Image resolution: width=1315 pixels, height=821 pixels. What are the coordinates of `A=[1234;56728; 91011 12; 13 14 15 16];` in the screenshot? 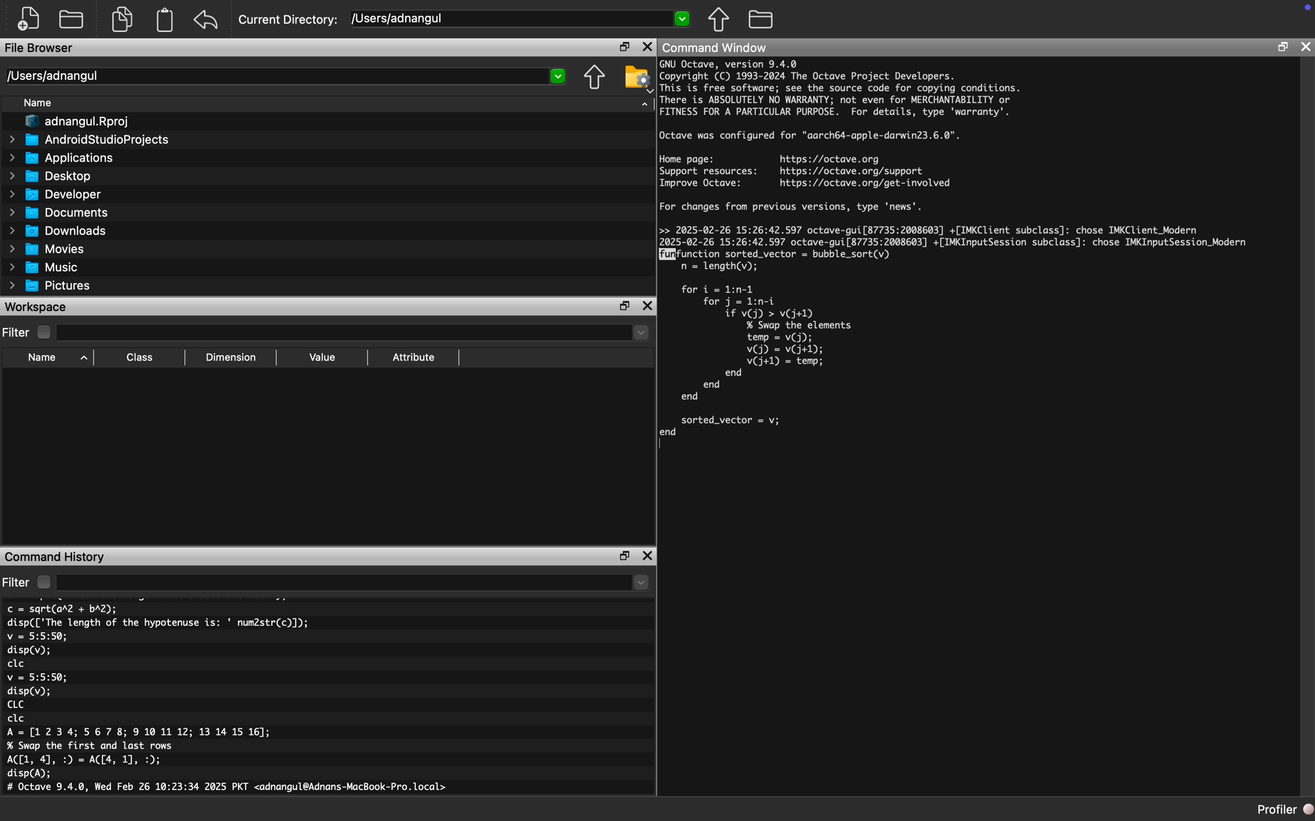 It's located at (143, 733).